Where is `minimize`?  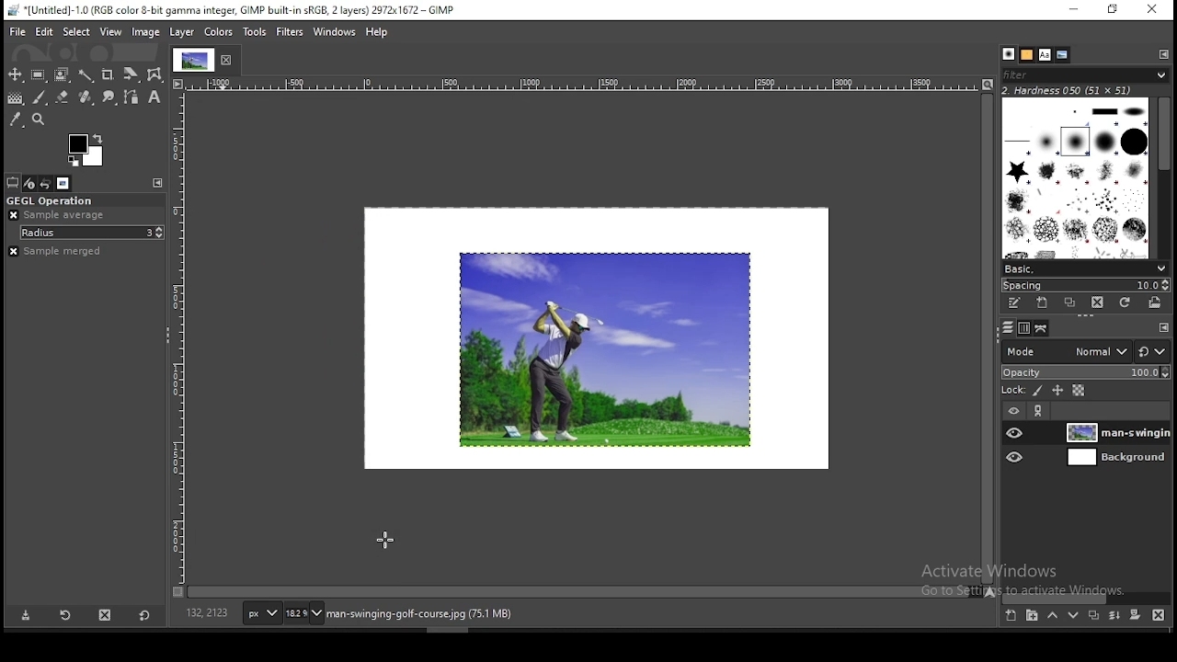
minimize is located at coordinates (1077, 9).